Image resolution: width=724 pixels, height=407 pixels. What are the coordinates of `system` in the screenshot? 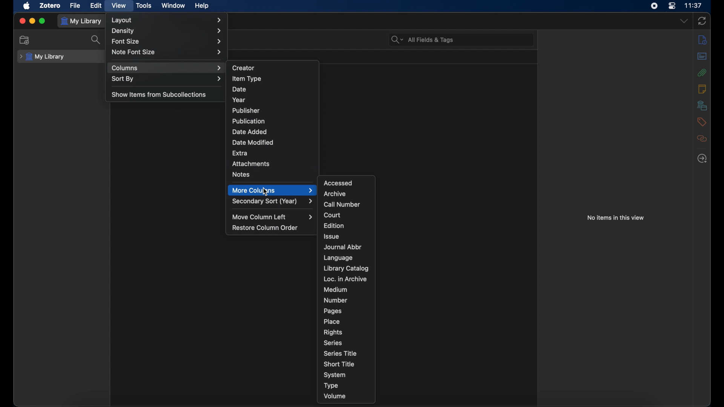 It's located at (335, 375).